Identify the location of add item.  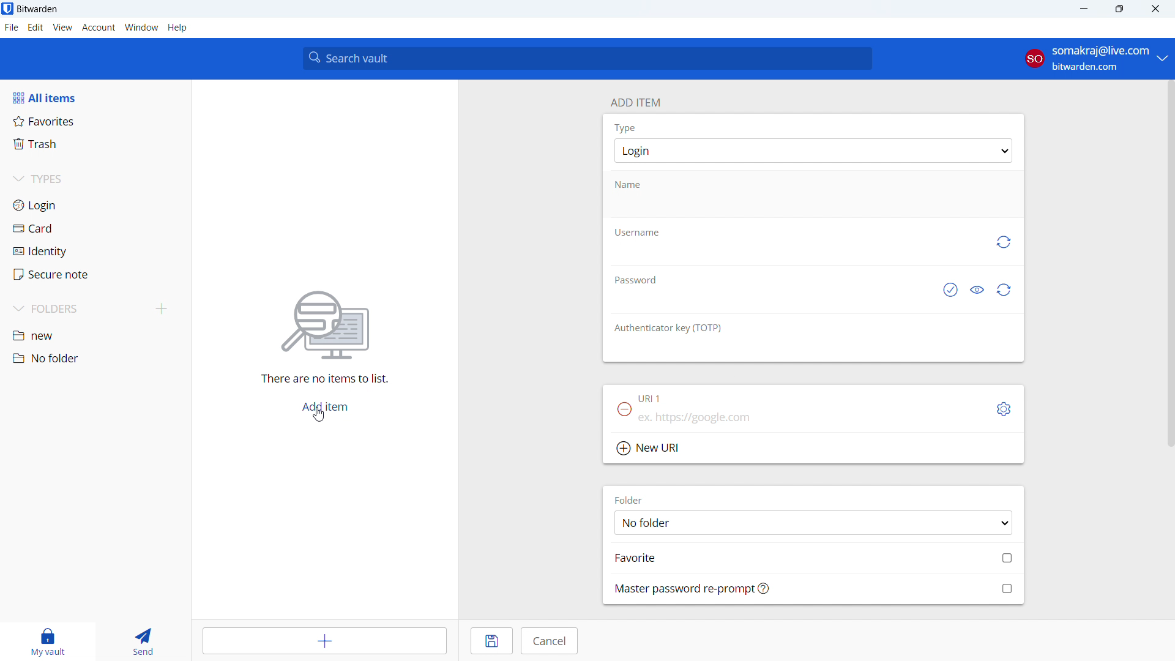
(327, 641).